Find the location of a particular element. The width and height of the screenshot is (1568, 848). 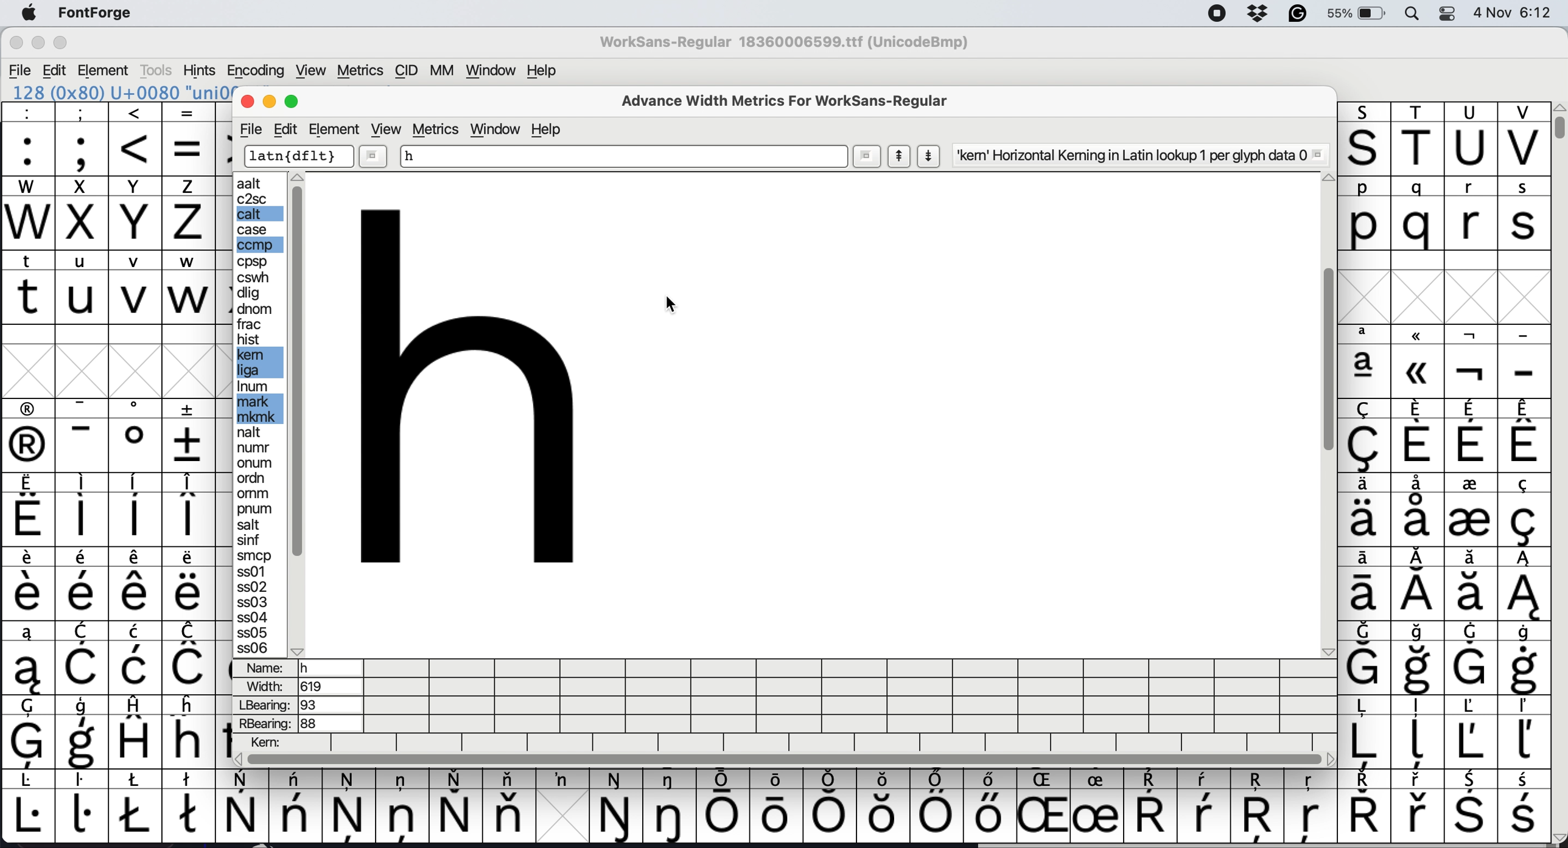

show previous letter is located at coordinates (898, 156).